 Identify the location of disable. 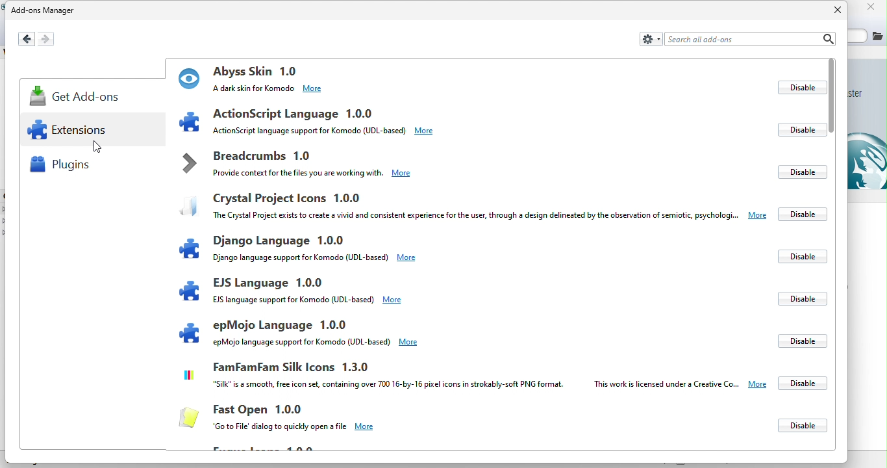
(798, 338).